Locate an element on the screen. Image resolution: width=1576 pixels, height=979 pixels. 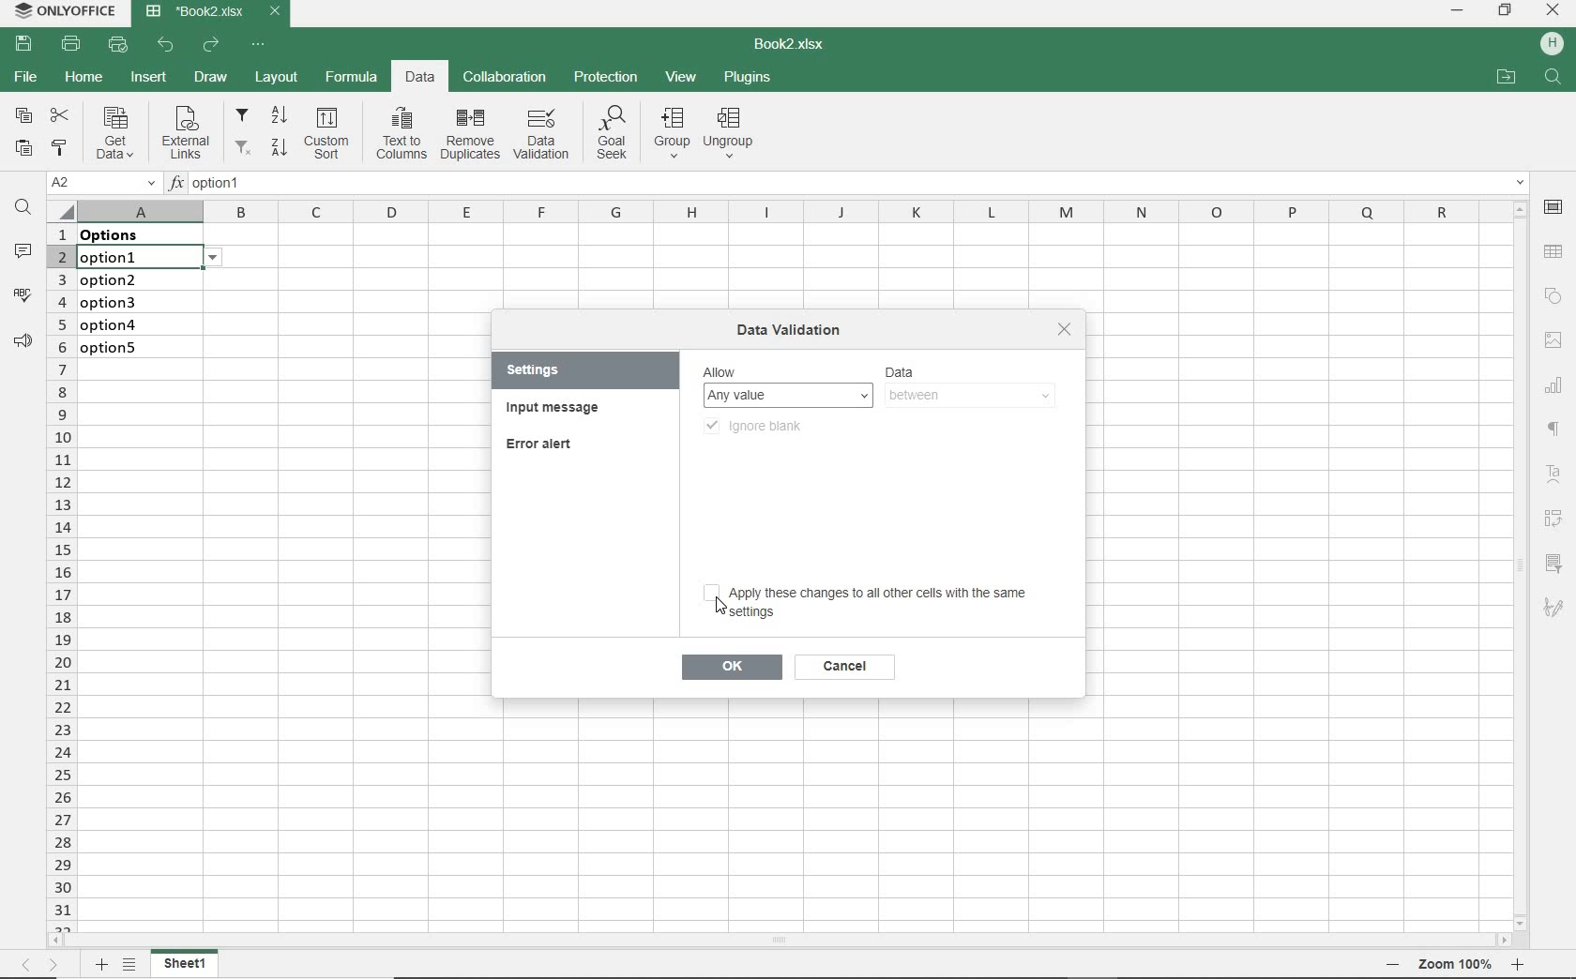
INSERT FUNCTION is located at coordinates (848, 186).